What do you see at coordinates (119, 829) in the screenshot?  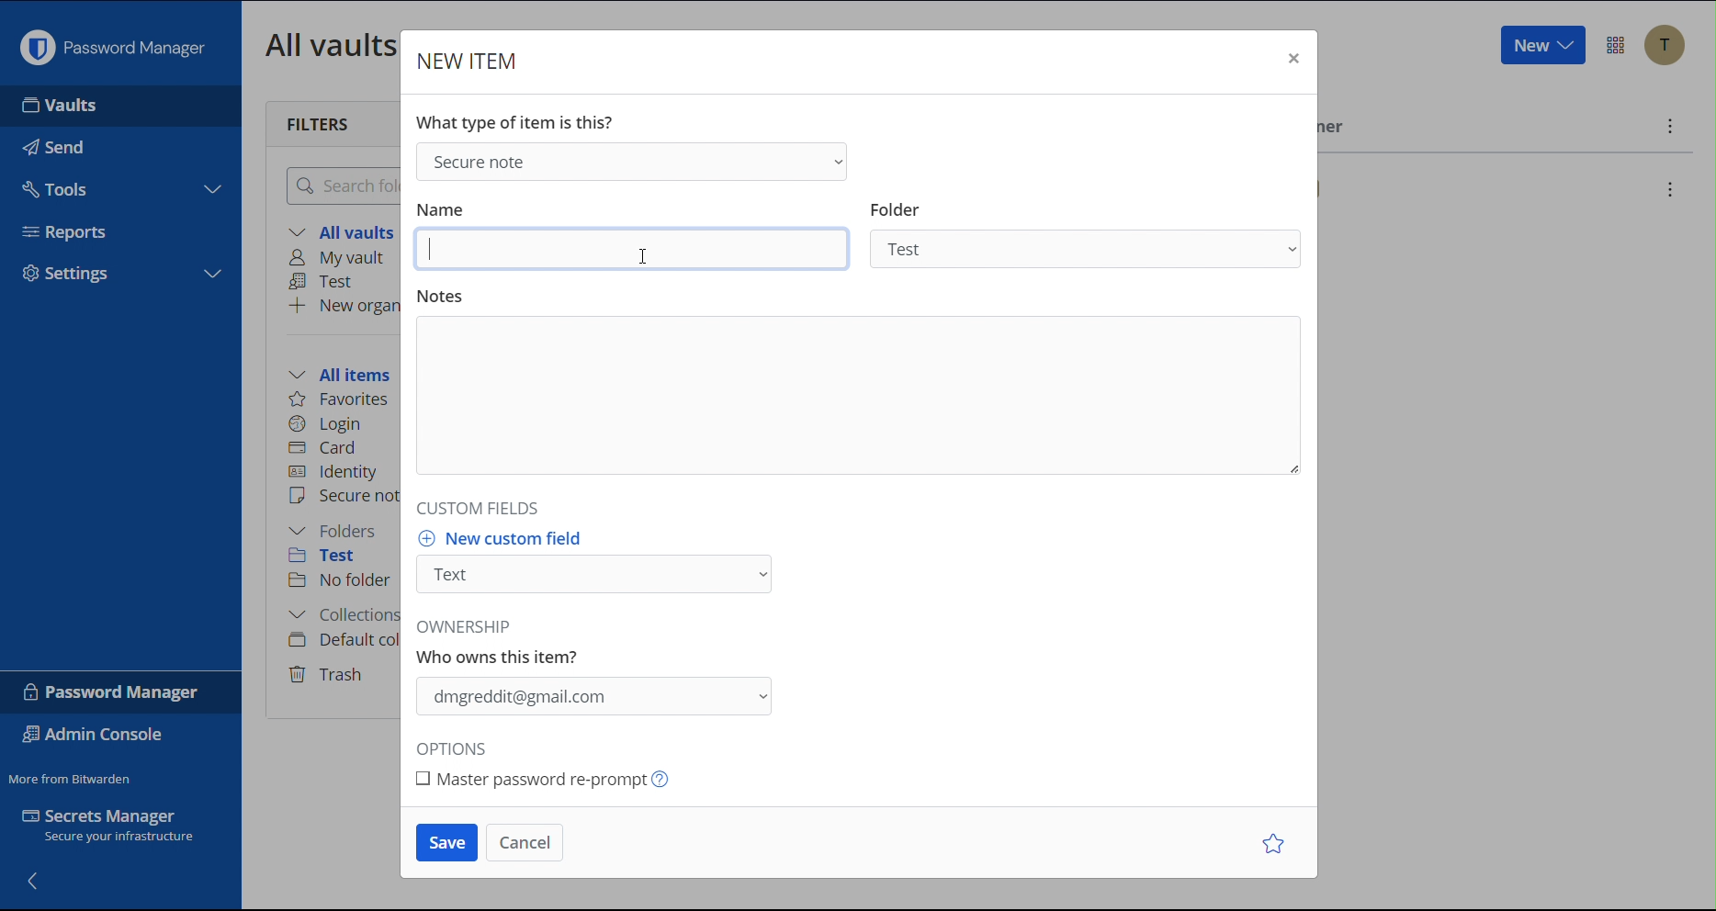 I see `Secrets Manager` at bounding box center [119, 829].